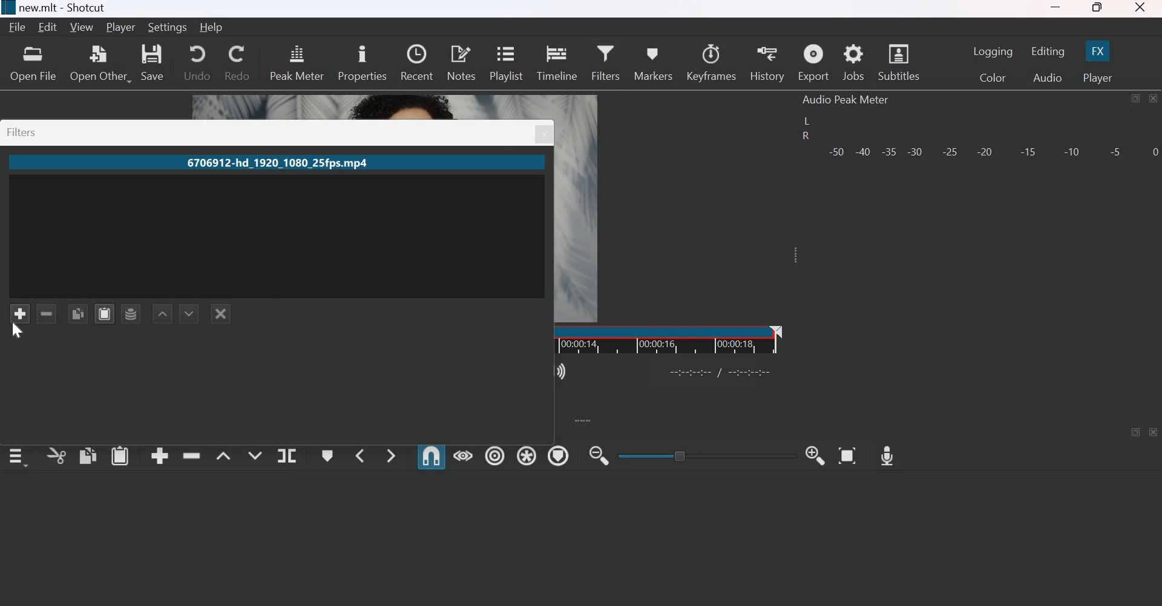  What do you see at coordinates (79, 313) in the screenshot?
I see `copy checked filters` at bounding box center [79, 313].